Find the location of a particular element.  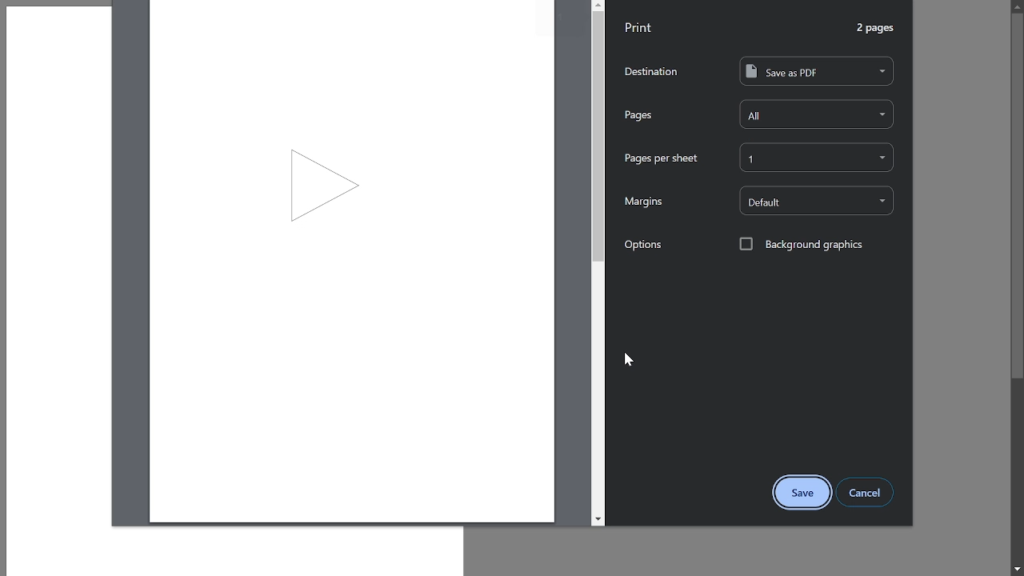

Margins is located at coordinates (642, 202).